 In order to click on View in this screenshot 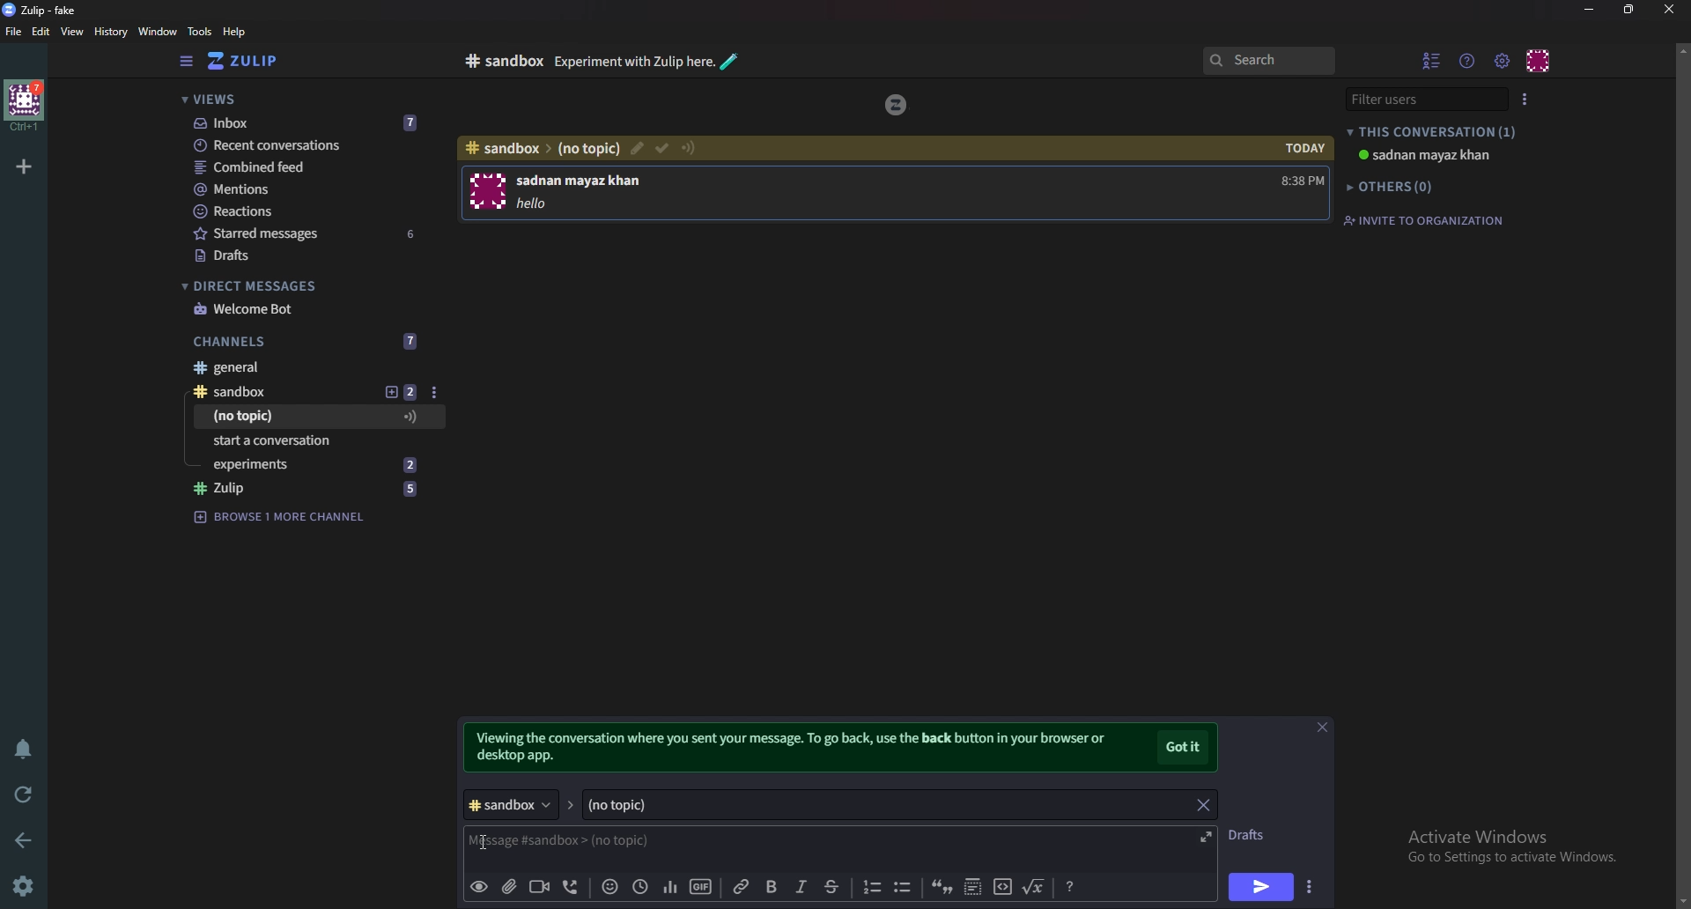, I will do `click(71, 33)`.